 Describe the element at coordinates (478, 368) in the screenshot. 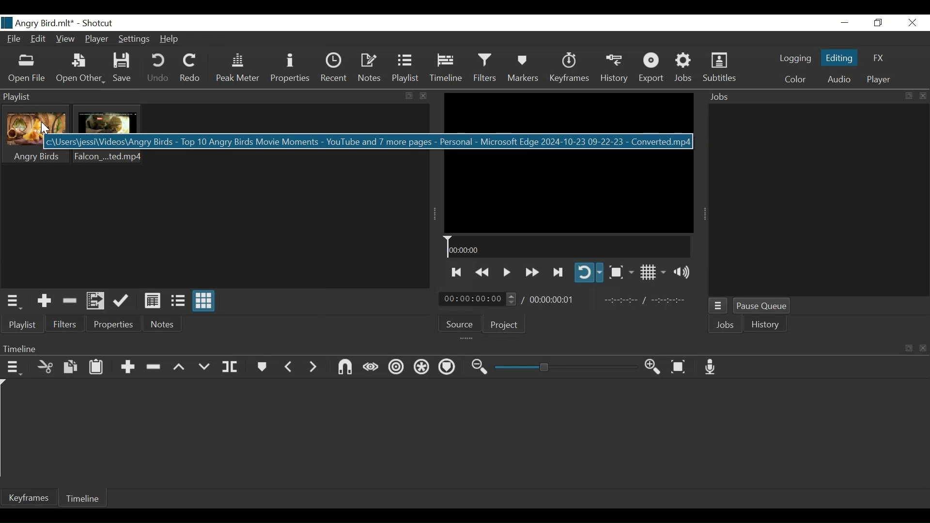

I see `Zoom timeline out` at that location.